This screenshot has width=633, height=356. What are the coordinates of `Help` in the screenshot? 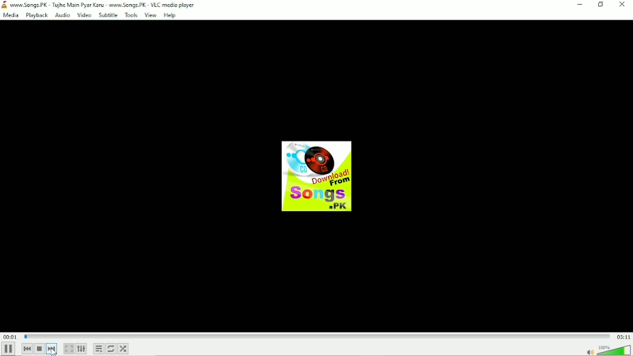 It's located at (170, 14).